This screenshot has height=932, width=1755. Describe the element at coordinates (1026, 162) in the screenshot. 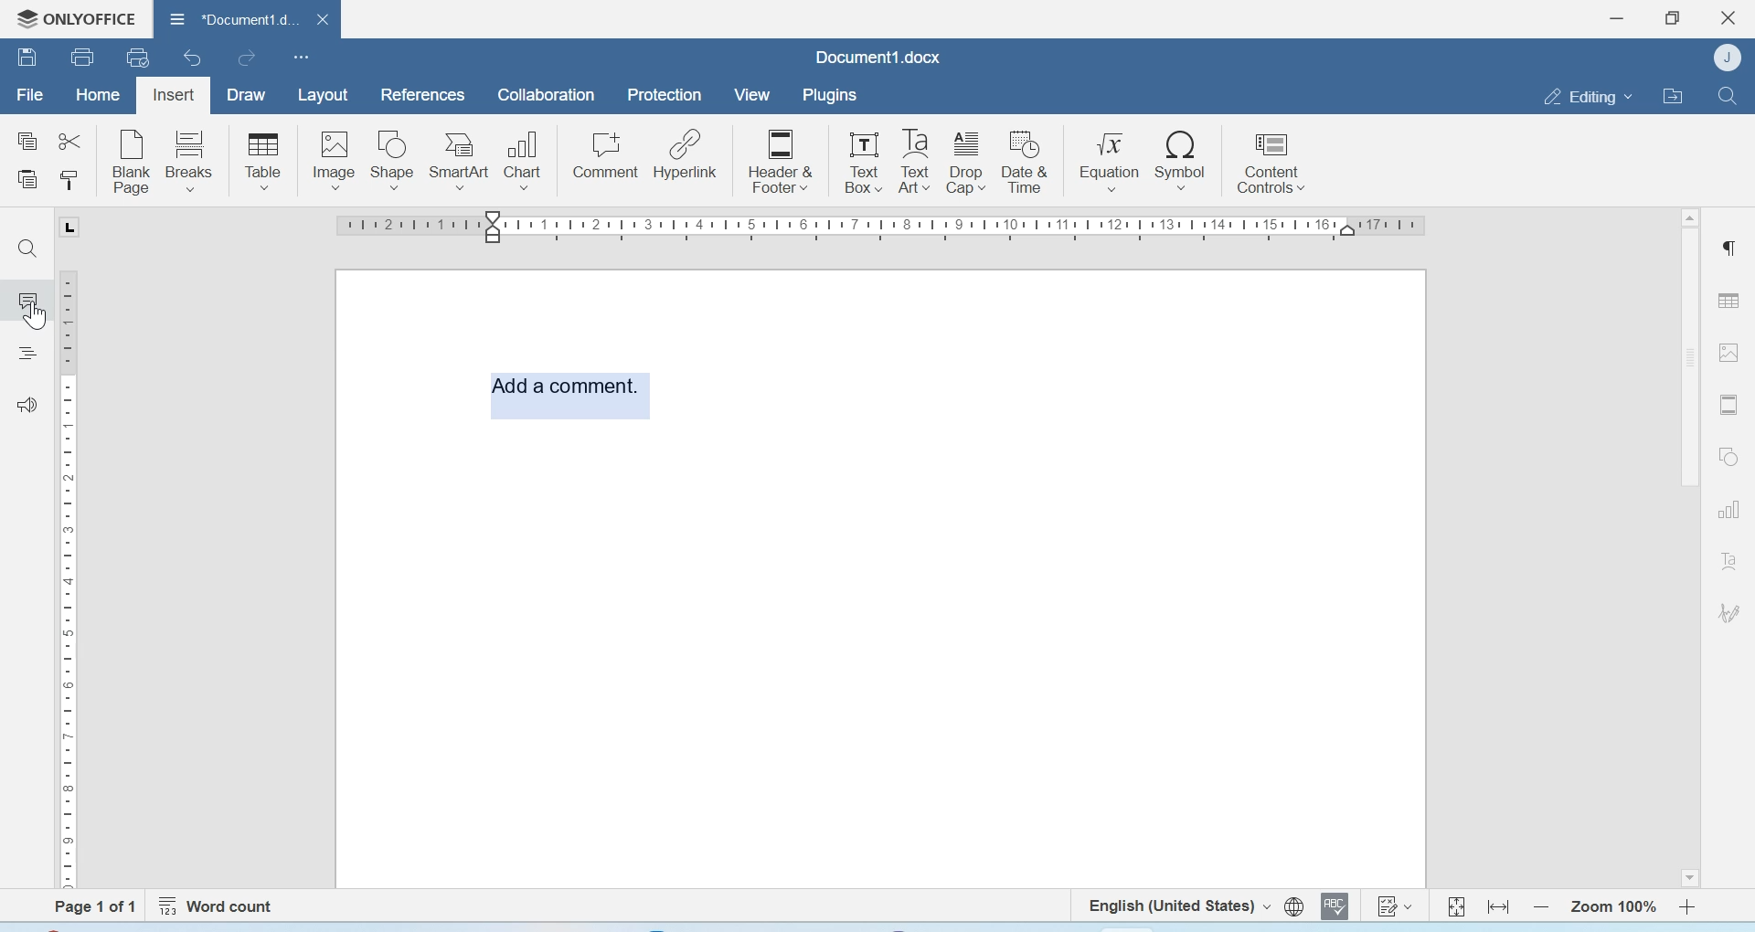

I see `Date & Time` at that location.